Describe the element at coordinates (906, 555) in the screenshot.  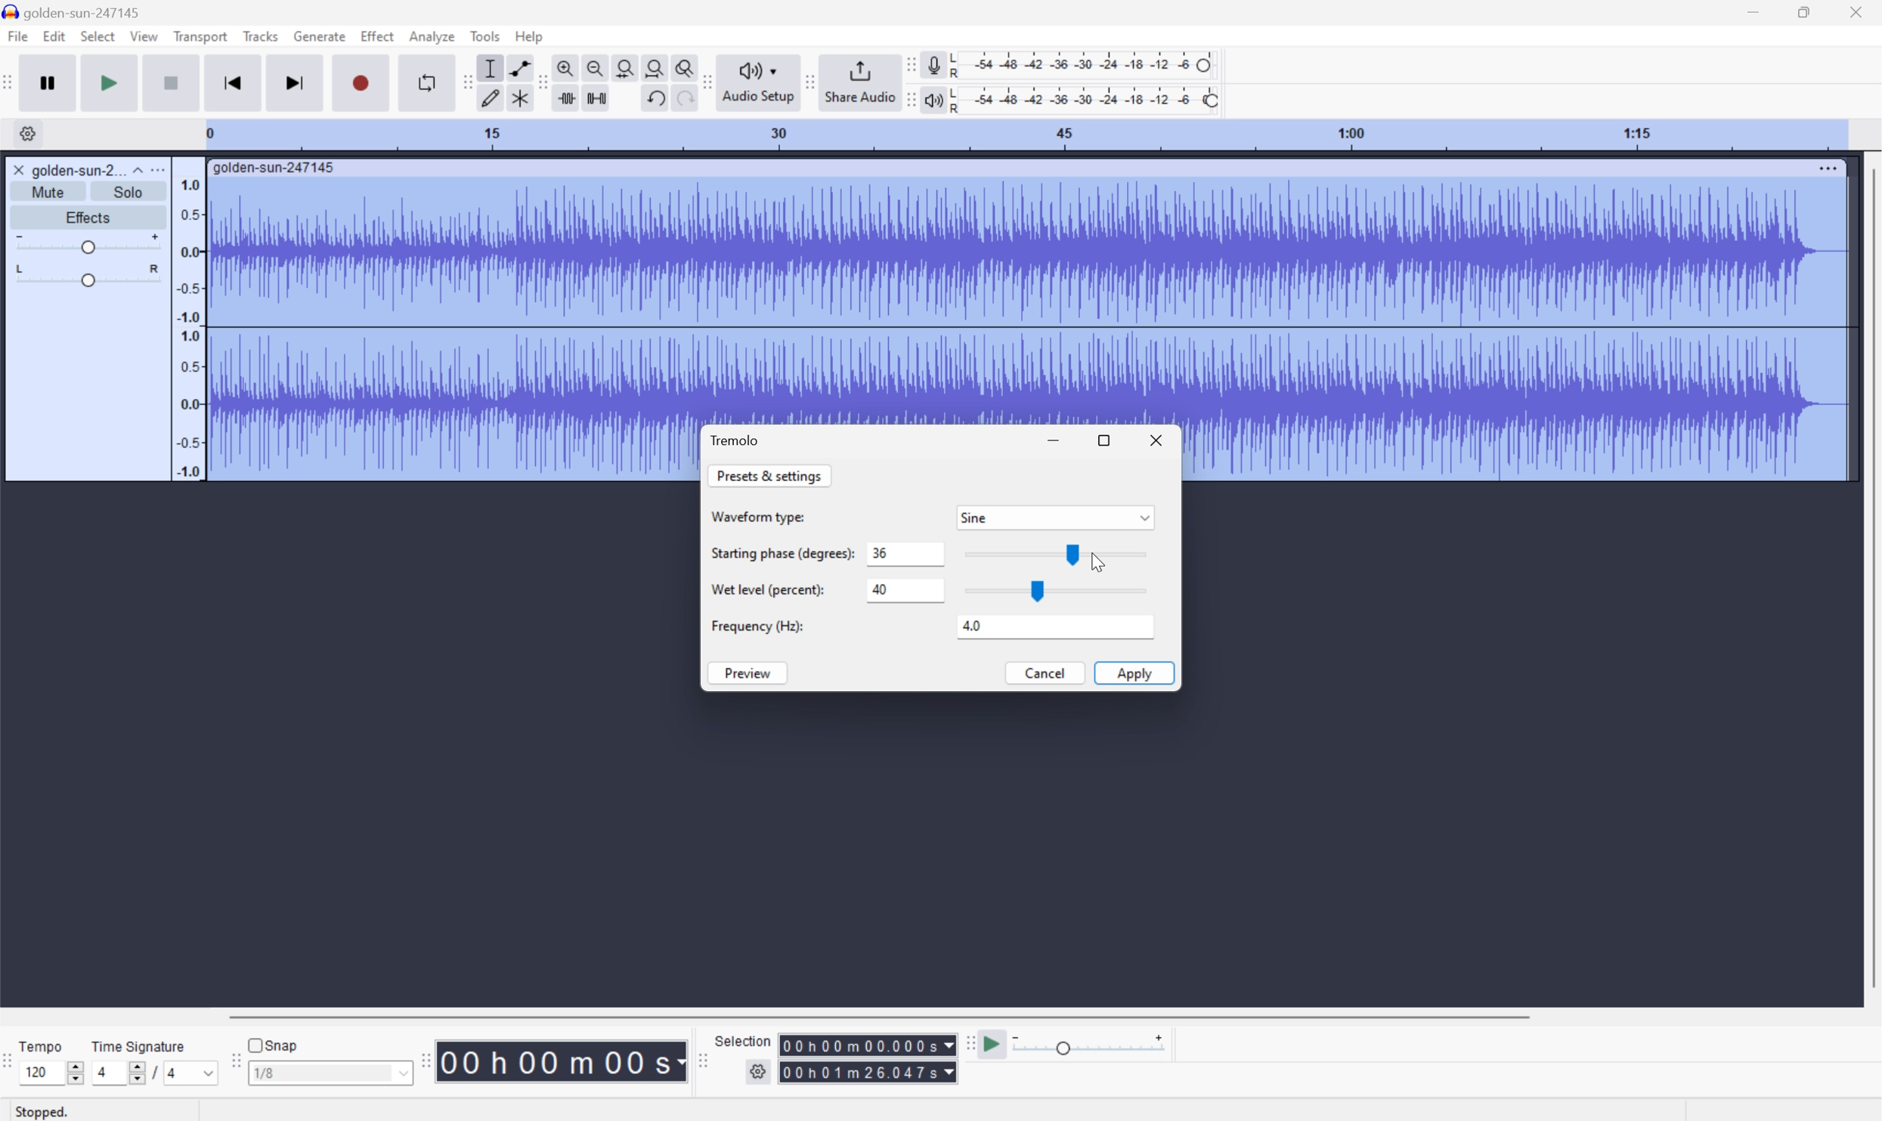
I see `0` at that location.